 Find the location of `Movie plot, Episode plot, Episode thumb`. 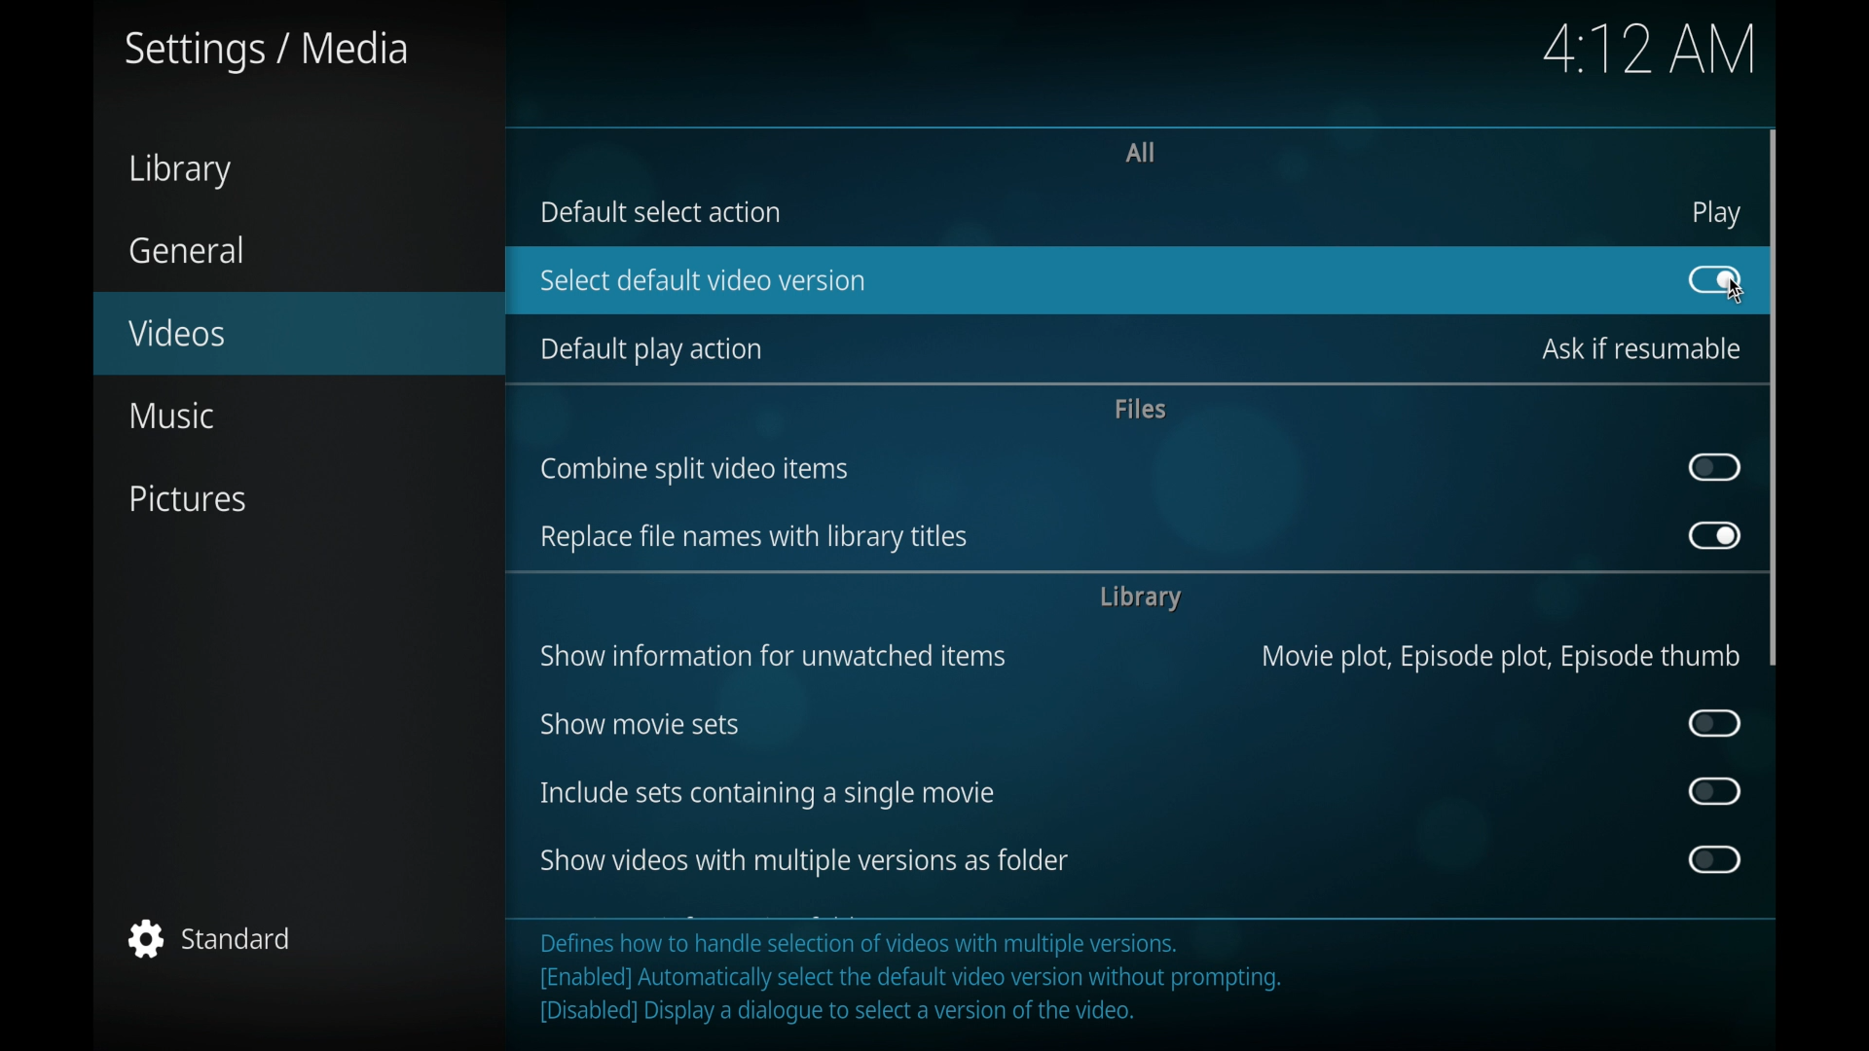

Movie plot, Episode plot, Episode thumb is located at coordinates (1496, 663).